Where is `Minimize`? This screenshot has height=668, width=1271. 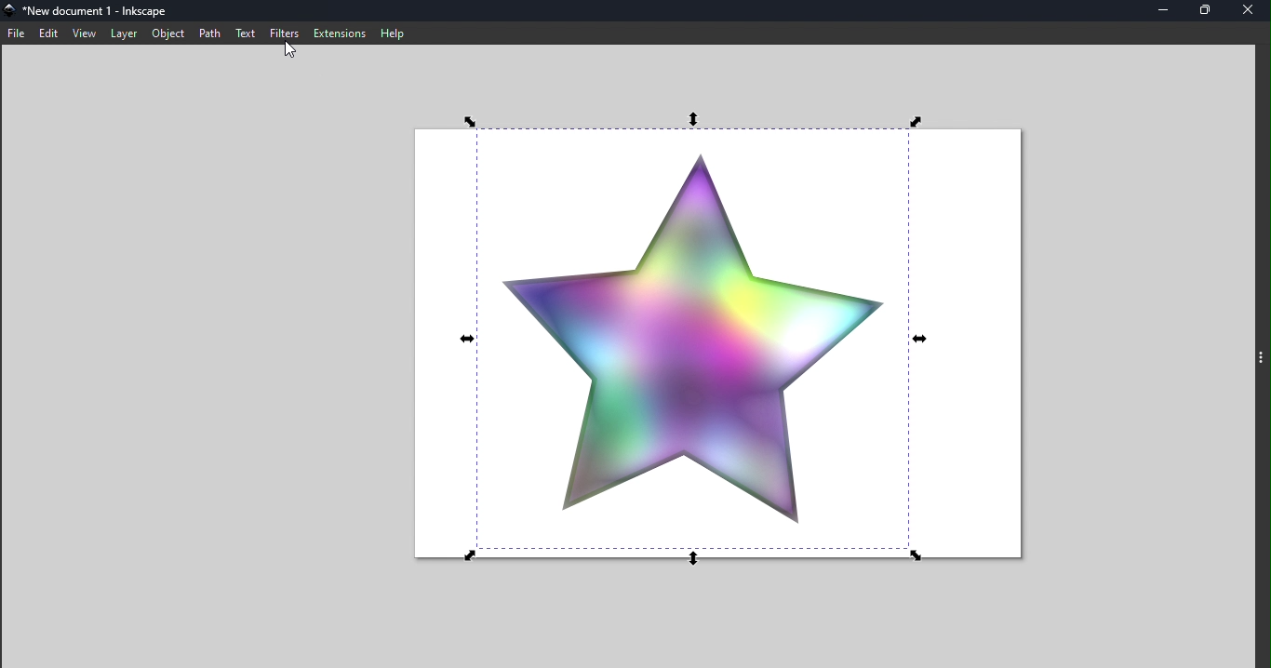
Minimize is located at coordinates (1158, 11).